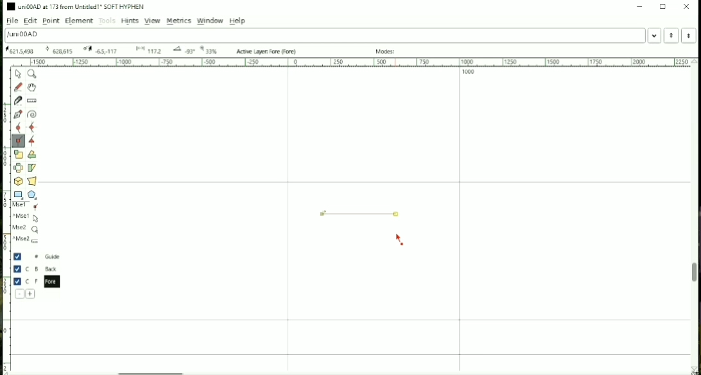  Describe the element at coordinates (211, 21) in the screenshot. I see `Window` at that location.